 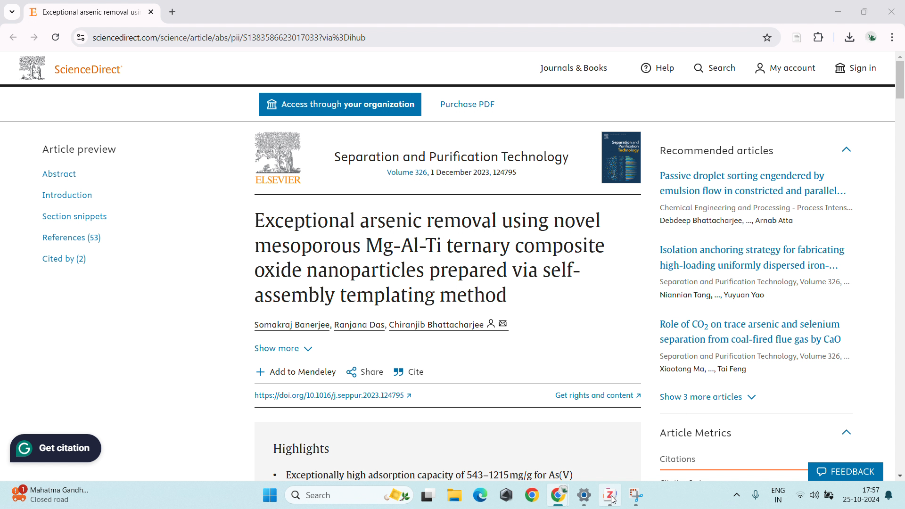 What do you see at coordinates (849, 429) in the screenshot?
I see `Hide` at bounding box center [849, 429].